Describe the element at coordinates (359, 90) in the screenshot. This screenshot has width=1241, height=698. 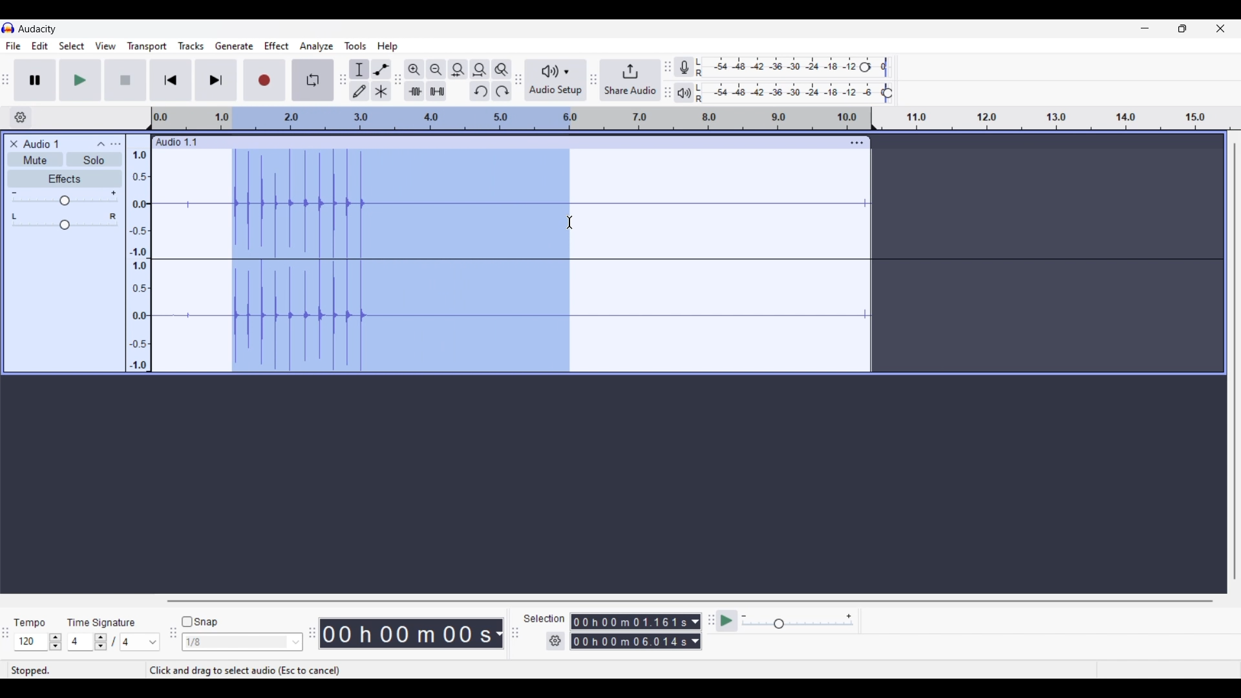
I see `Draw tool` at that location.